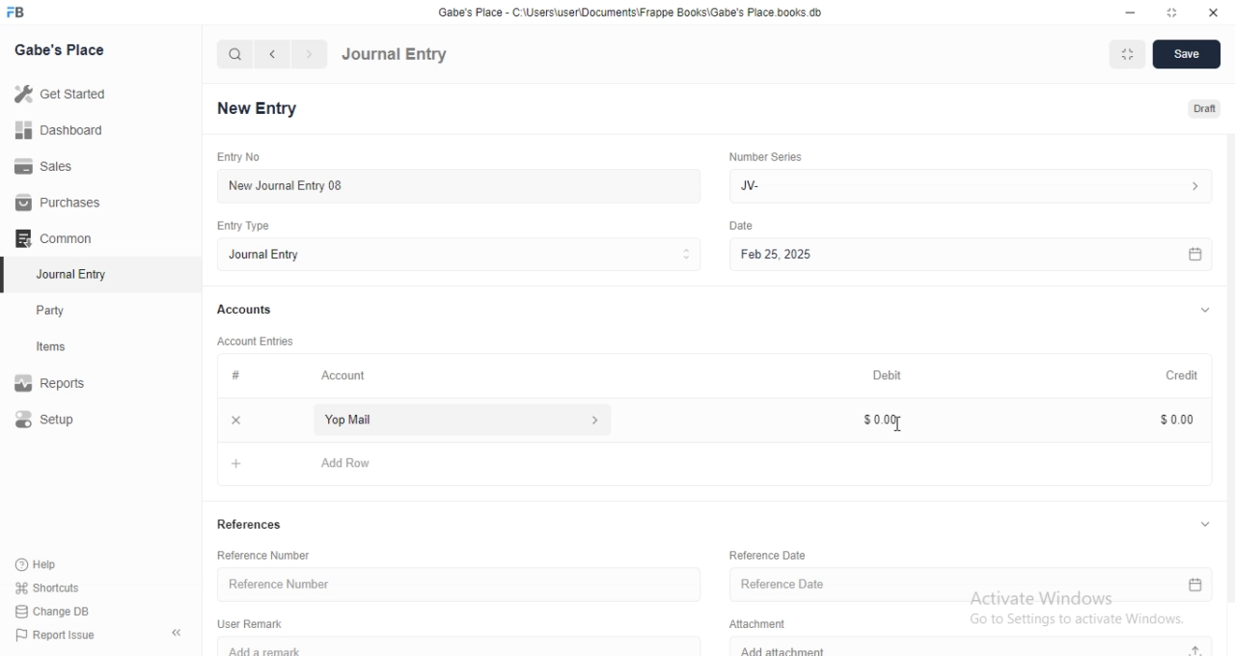 This screenshot has height=656, width=1235. Describe the element at coordinates (1133, 11) in the screenshot. I see `minimize` at that location.